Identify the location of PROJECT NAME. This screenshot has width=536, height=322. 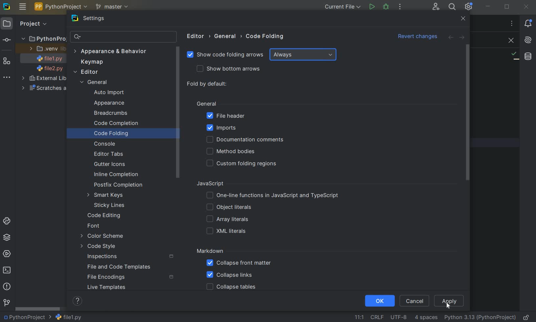
(27, 317).